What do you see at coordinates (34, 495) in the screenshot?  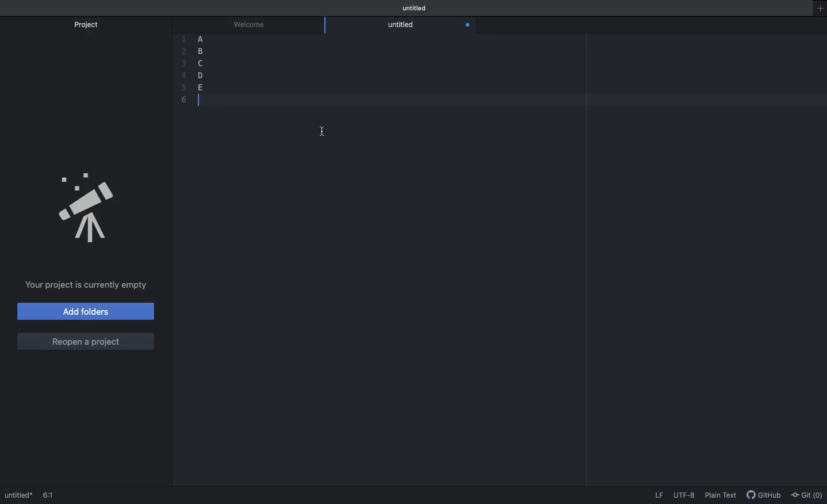 I see `untitled® 6:1` at bounding box center [34, 495].